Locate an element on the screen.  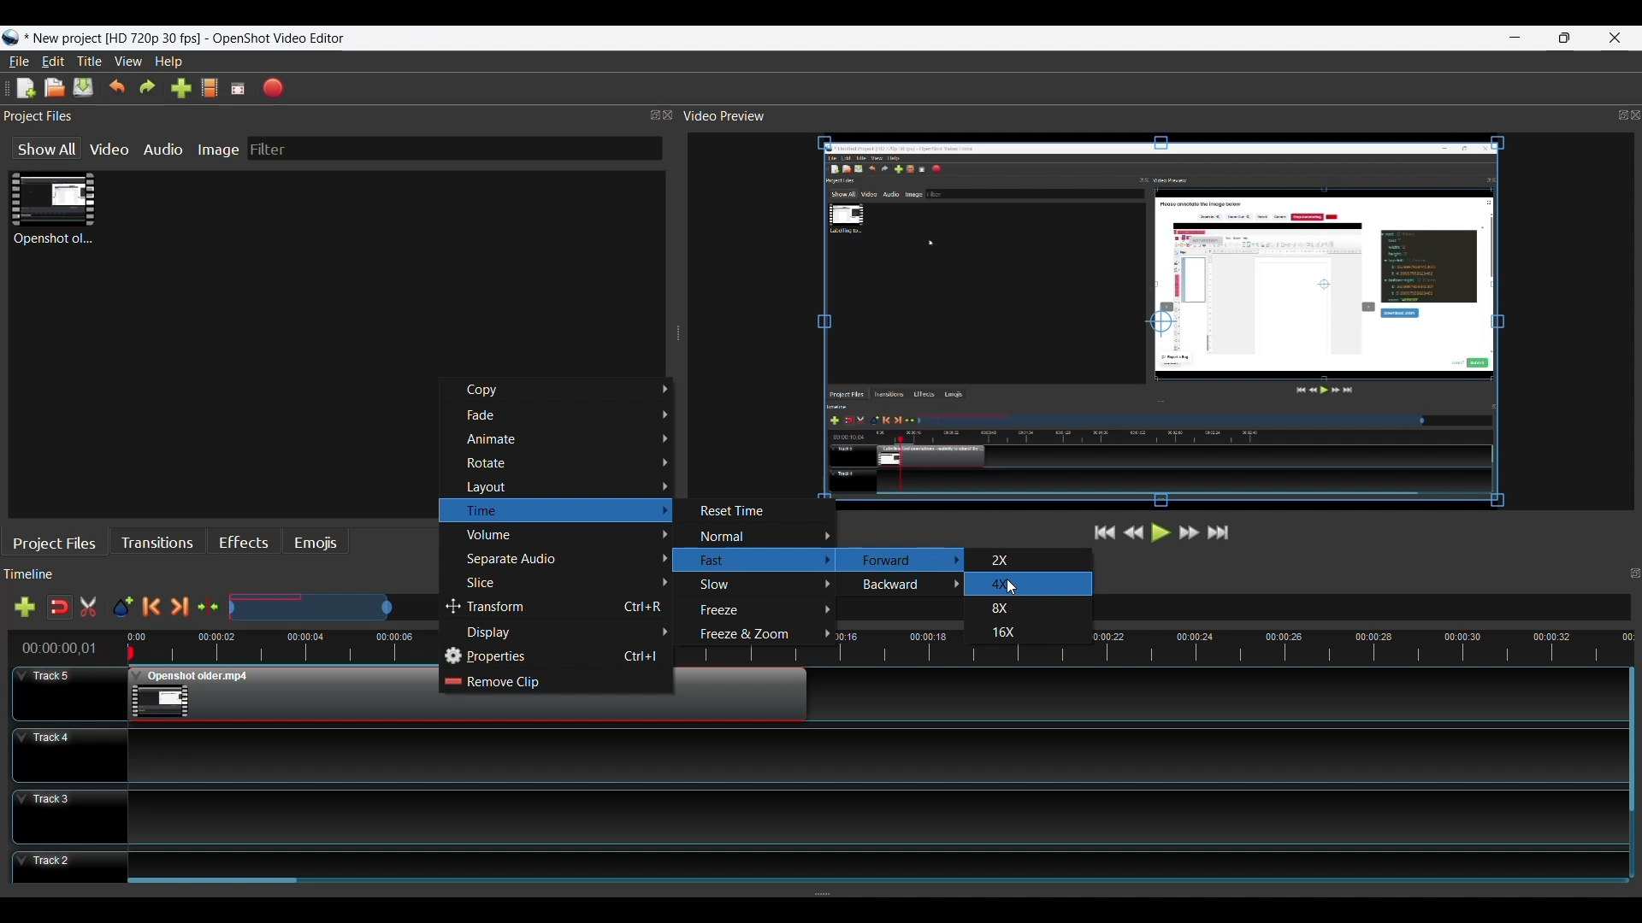
New File is located at coordinates (21, 88).